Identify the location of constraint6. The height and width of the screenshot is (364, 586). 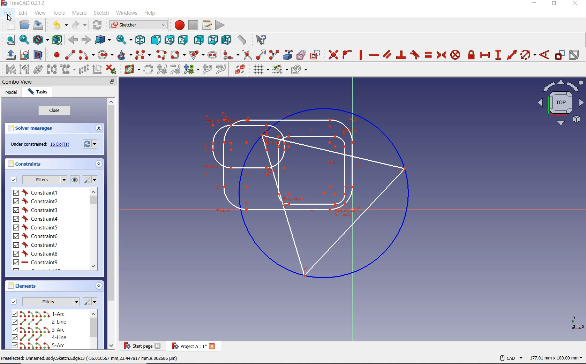
(36, 236).